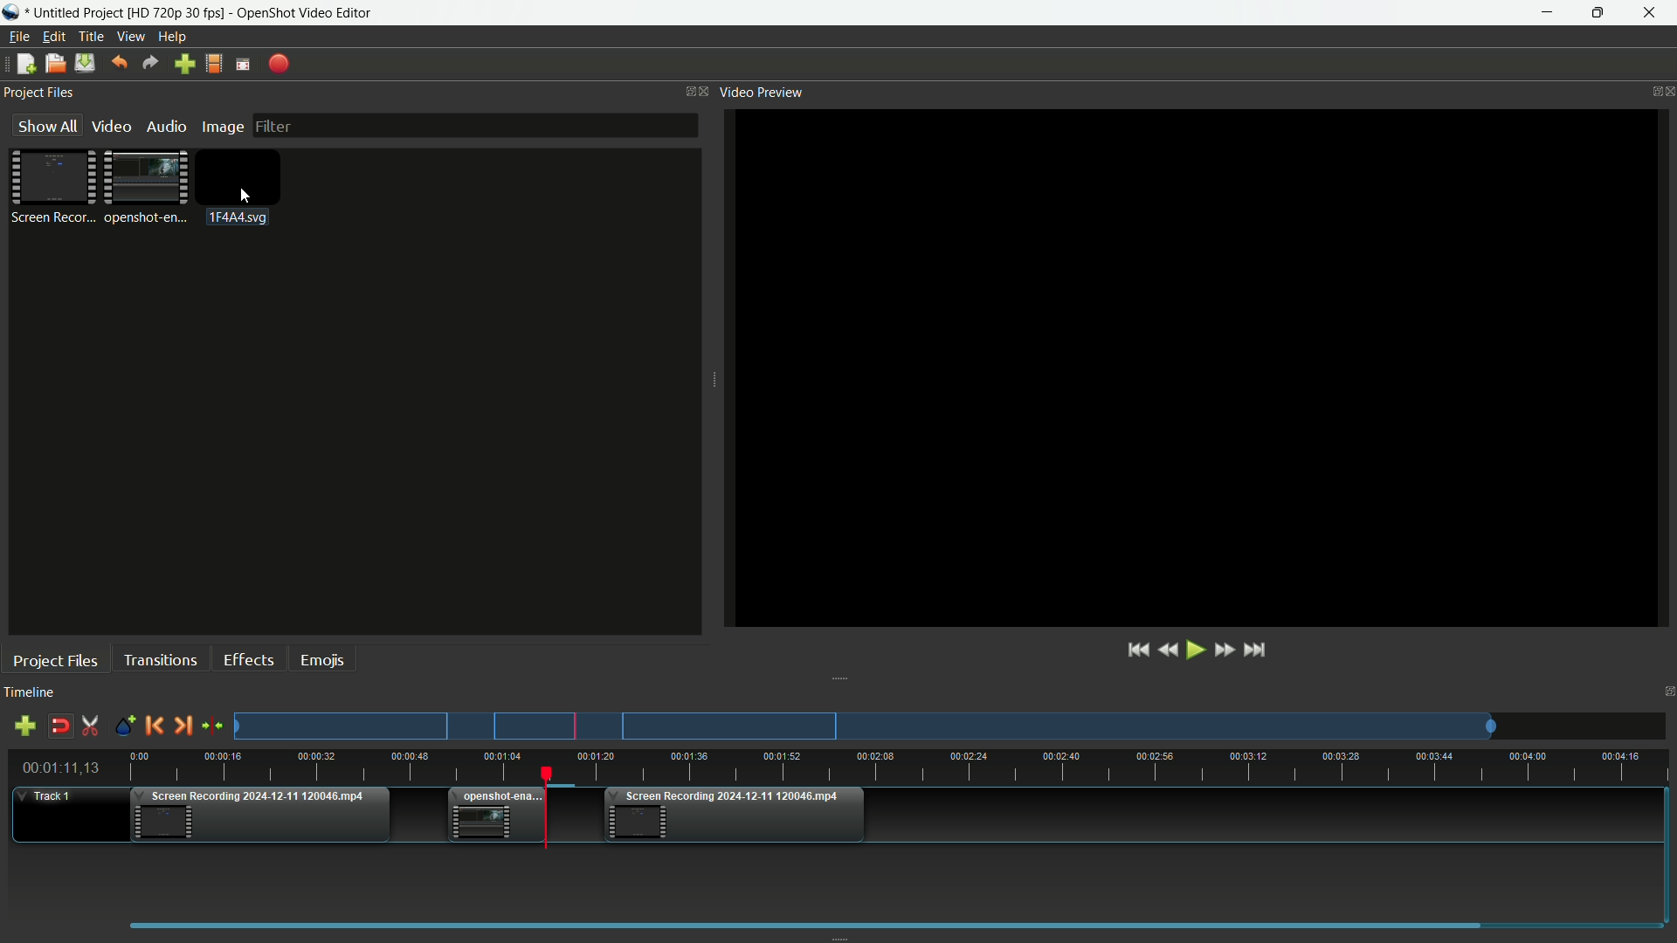  What do you see at coordinates (87, 38) in the screenshot?
I see `Title menu` at bounding box center [87, 38].